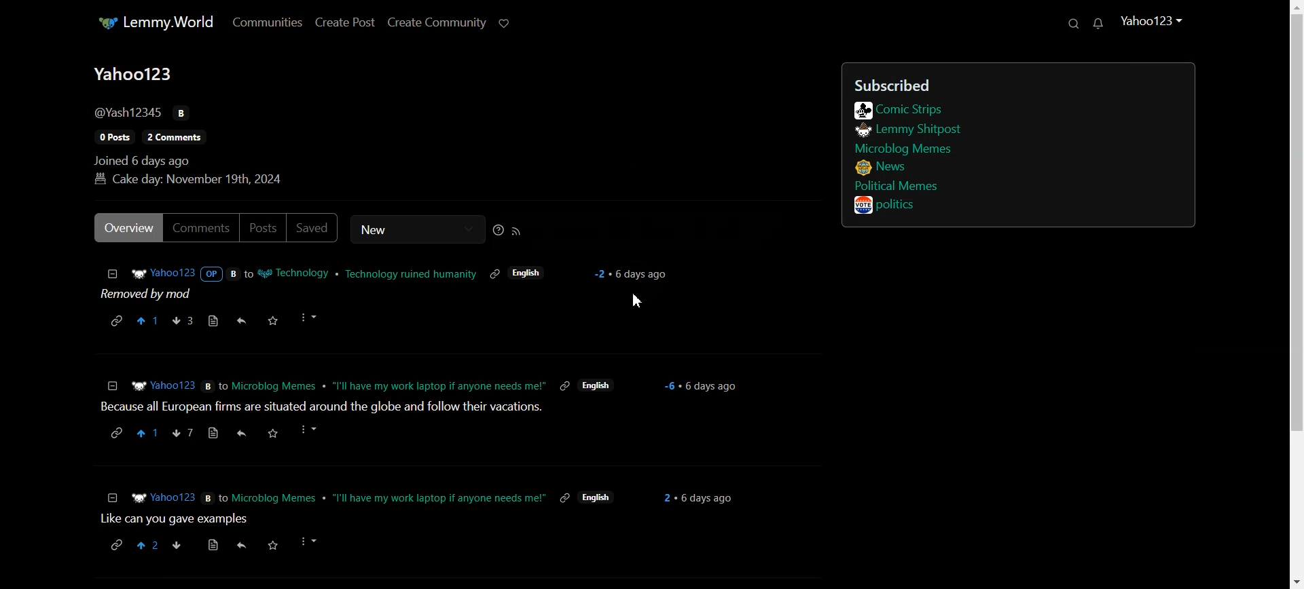 The image size is (1304, 589). I want to click on Create Community, so click(437, 22).